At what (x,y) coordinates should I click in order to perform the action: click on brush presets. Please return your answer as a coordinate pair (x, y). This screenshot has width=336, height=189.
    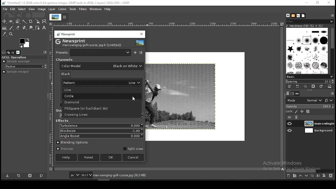
    Looking at the image, I should click on (309, 76).